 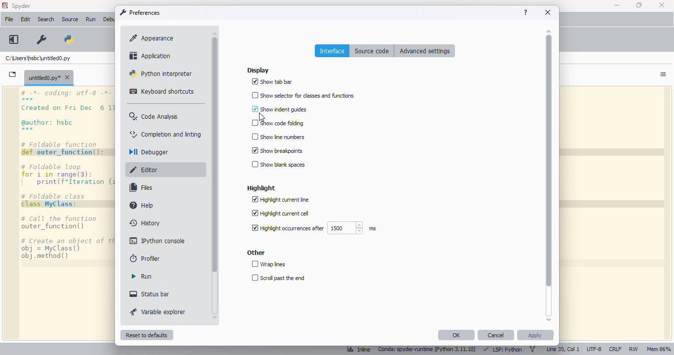 I want to click on highlight, so click(x=261, y=188).